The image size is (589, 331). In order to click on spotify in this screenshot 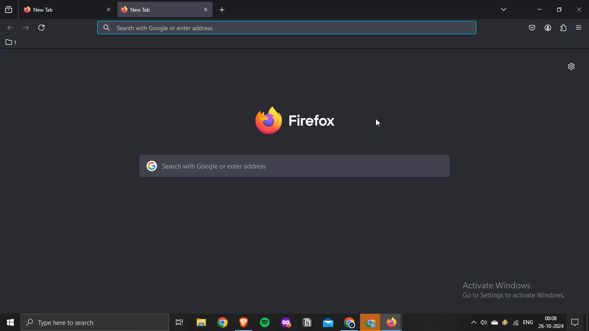, I will do `click(265, 322)`.